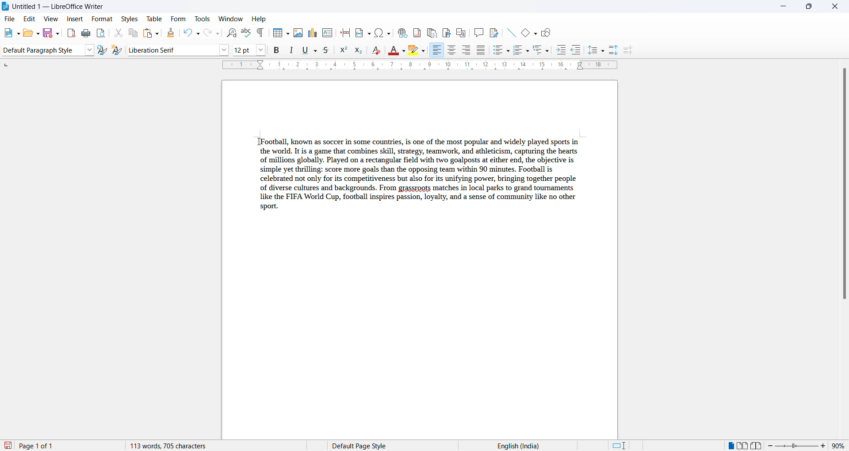 This screenshot has height=451, width=849. I want to click on total and current page, so click(68, 445).